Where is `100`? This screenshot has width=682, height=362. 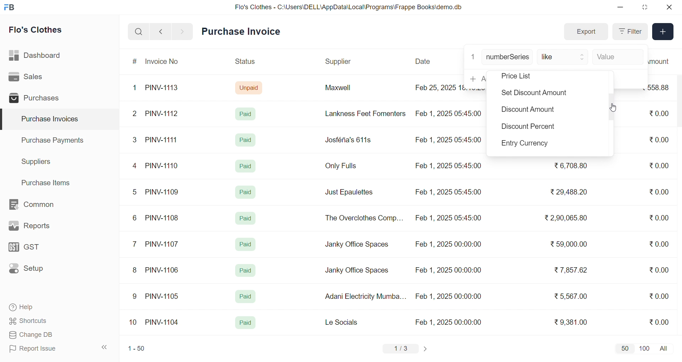 100 is located at coordinates (643, 348).